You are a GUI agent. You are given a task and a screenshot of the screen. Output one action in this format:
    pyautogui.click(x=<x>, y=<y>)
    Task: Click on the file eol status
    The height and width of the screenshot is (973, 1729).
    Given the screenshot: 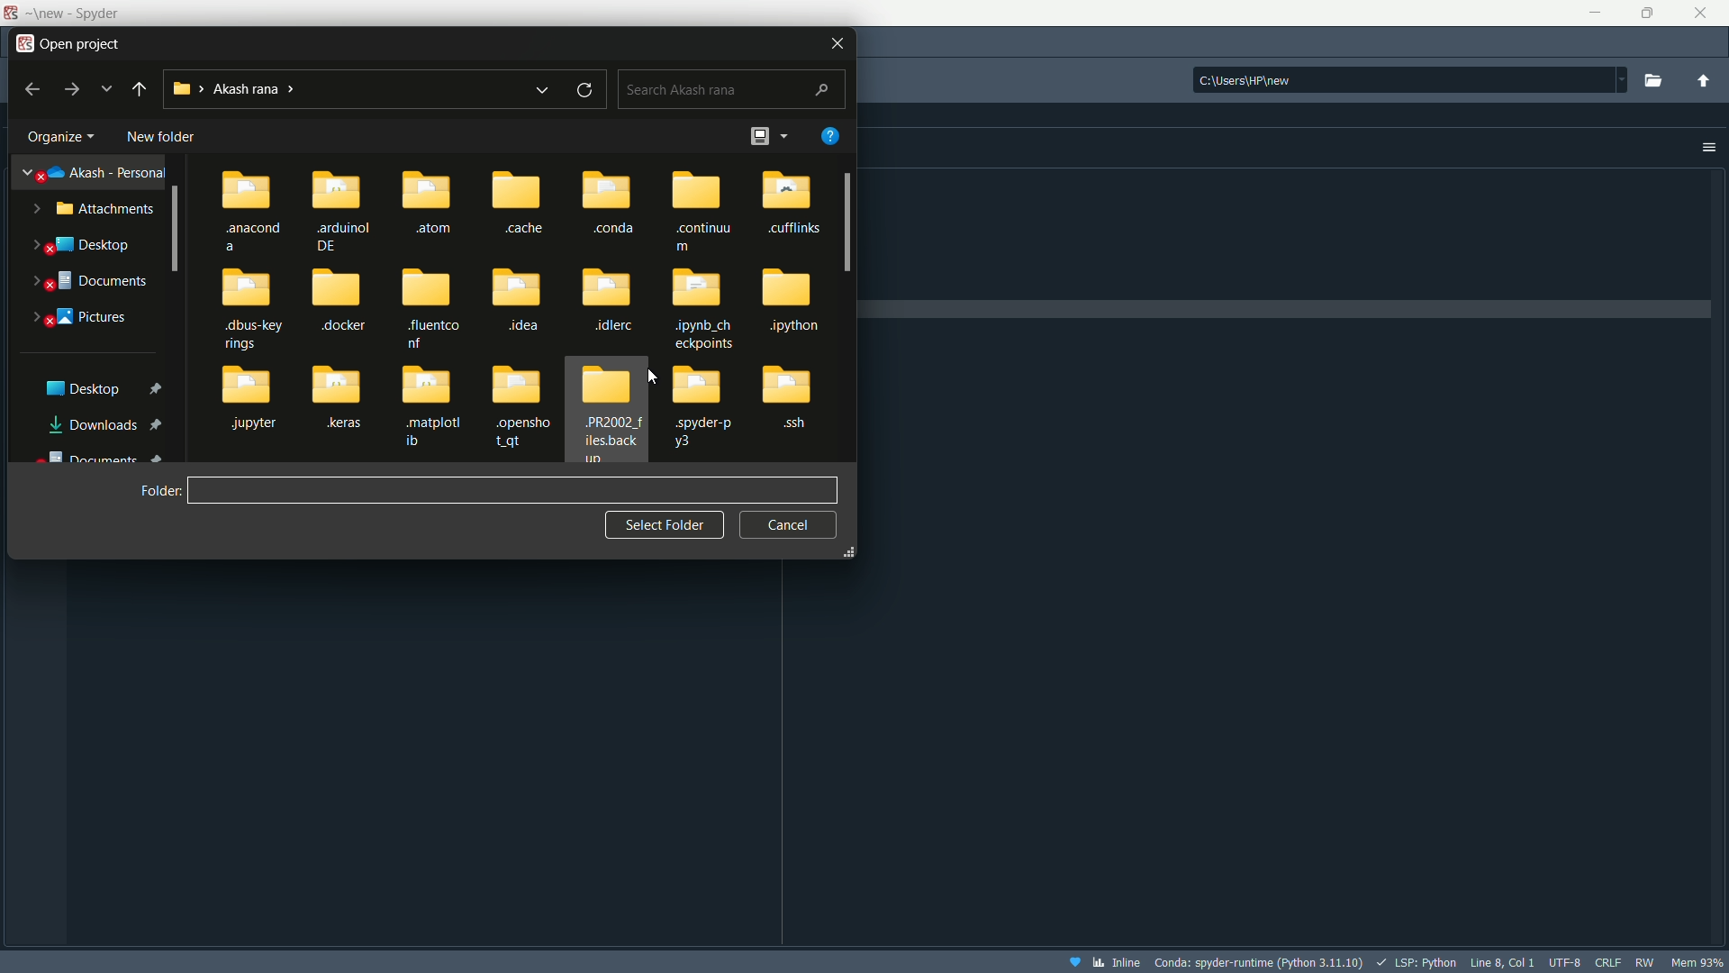 What is the action you would take?
    pyautogui.click(x=1607, y=959)
    